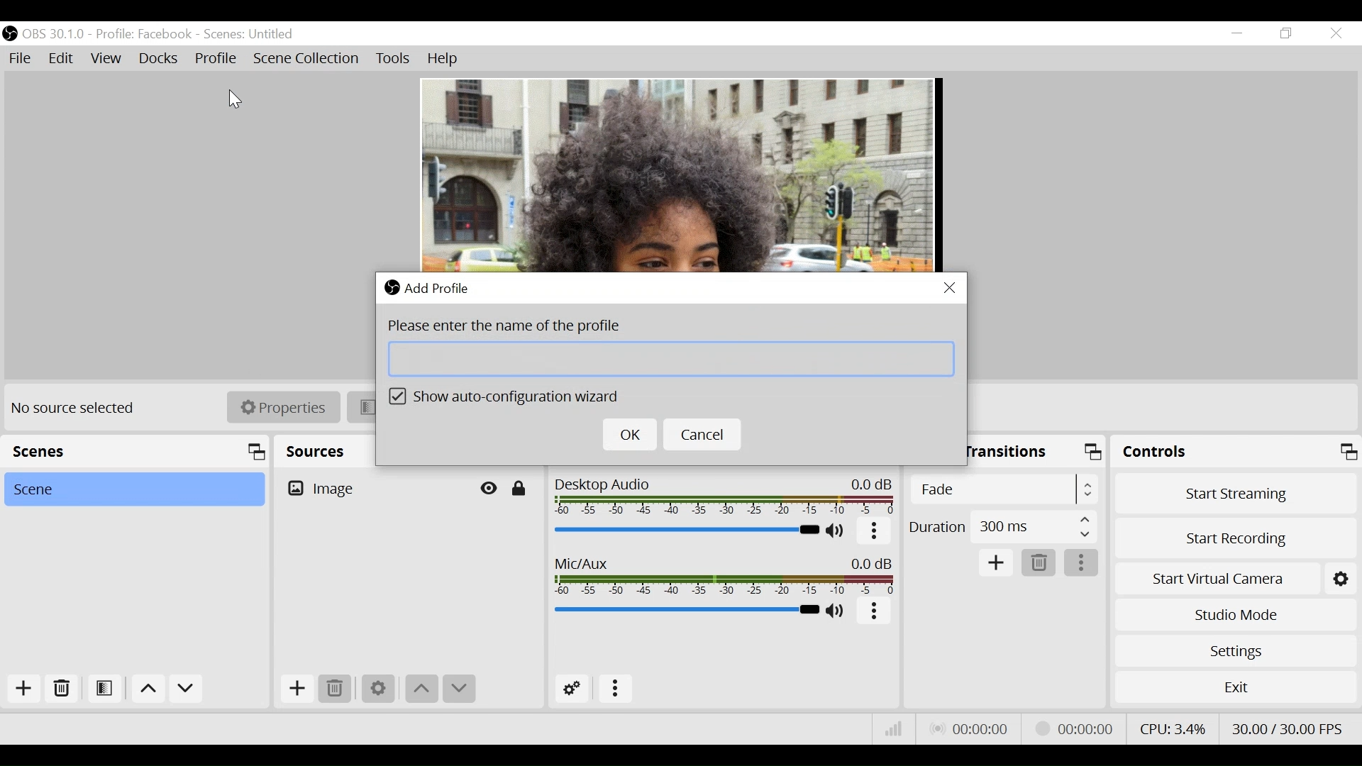 This screenshot has height=766, width=1362. What do you see at coordinates (1235, 651) in the screenshot?
I see `Settings ` at bounding box center [1235, 651].